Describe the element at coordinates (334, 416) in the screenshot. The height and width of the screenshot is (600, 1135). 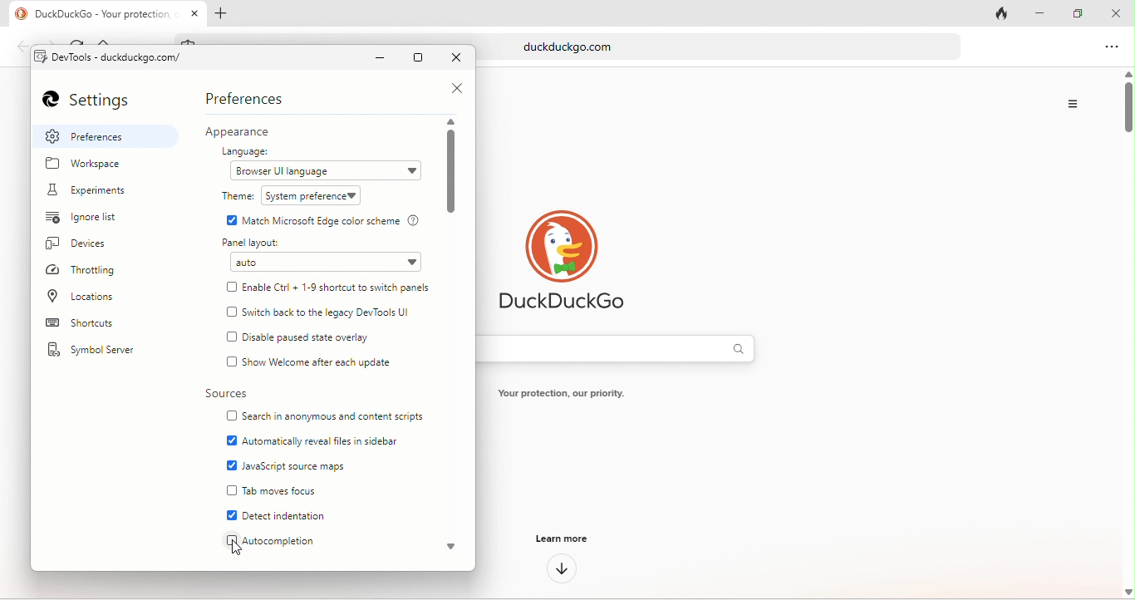
I see `search in anonymous and content scripts` at that location.